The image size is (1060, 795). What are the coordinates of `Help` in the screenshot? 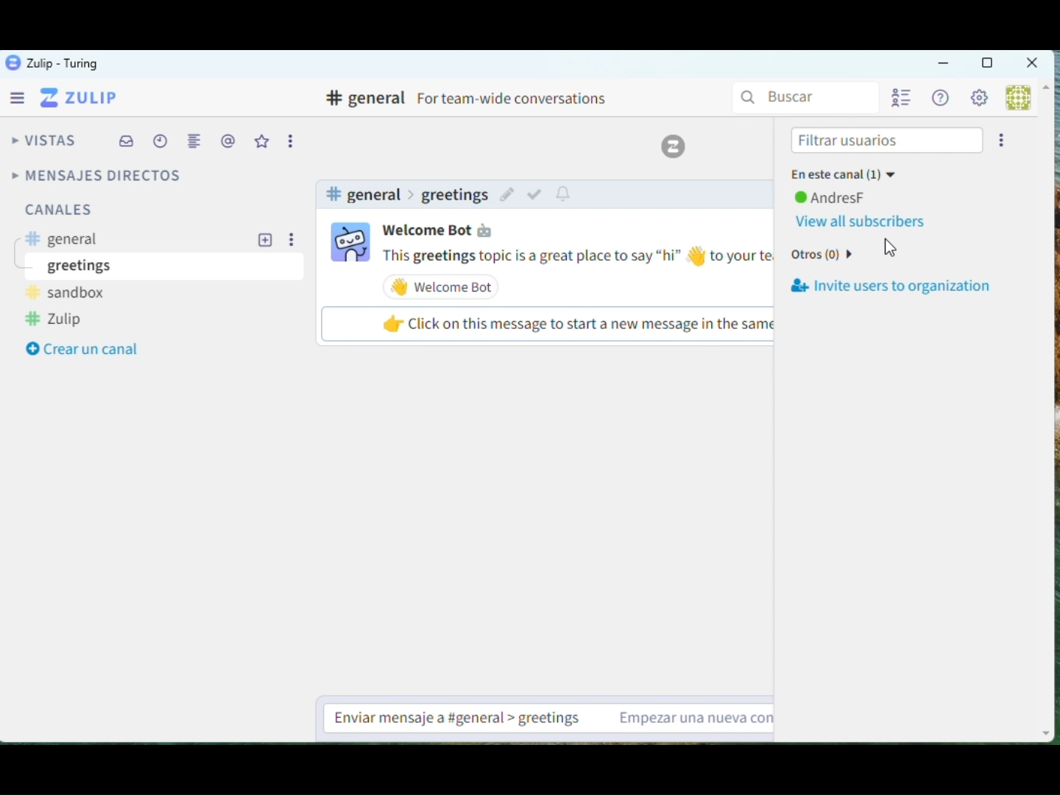 It's located at (941, 96).